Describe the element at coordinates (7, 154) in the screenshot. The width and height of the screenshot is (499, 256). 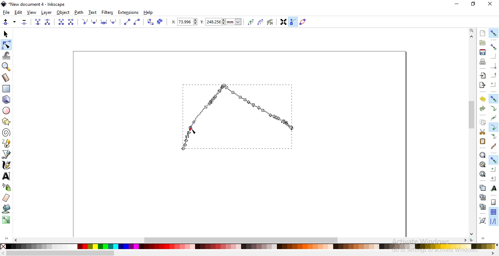
I see `draw bezier lines and straight lines` at that location.